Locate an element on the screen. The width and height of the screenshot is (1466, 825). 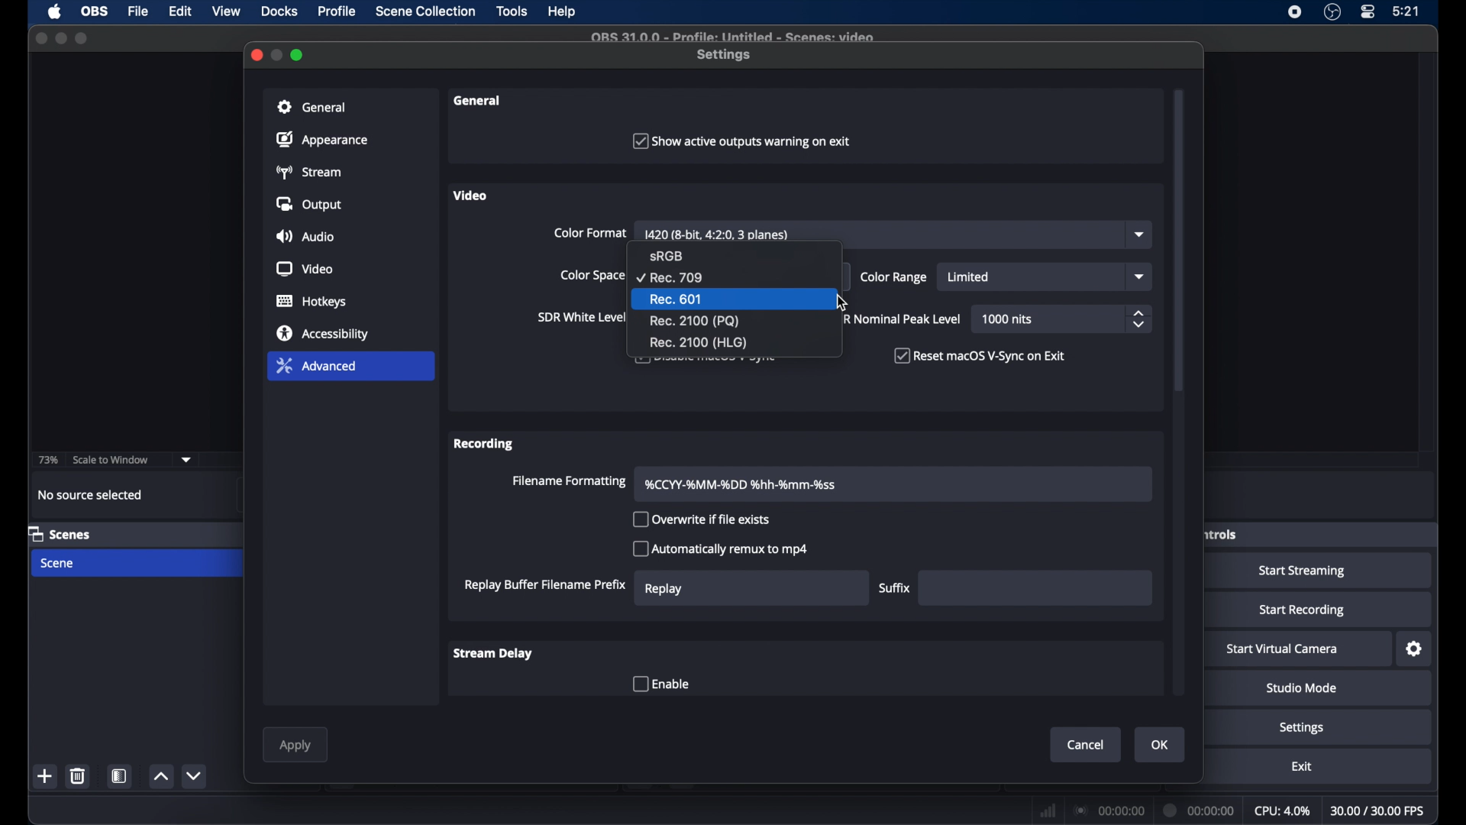
duration is located at coordinates (1200, 809).